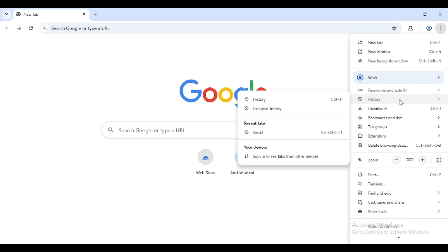 This screenshot has width=448, height=252. Describe the element at coordinates (382, 145) in the screenshot. I see `delete browsing data` at that location.